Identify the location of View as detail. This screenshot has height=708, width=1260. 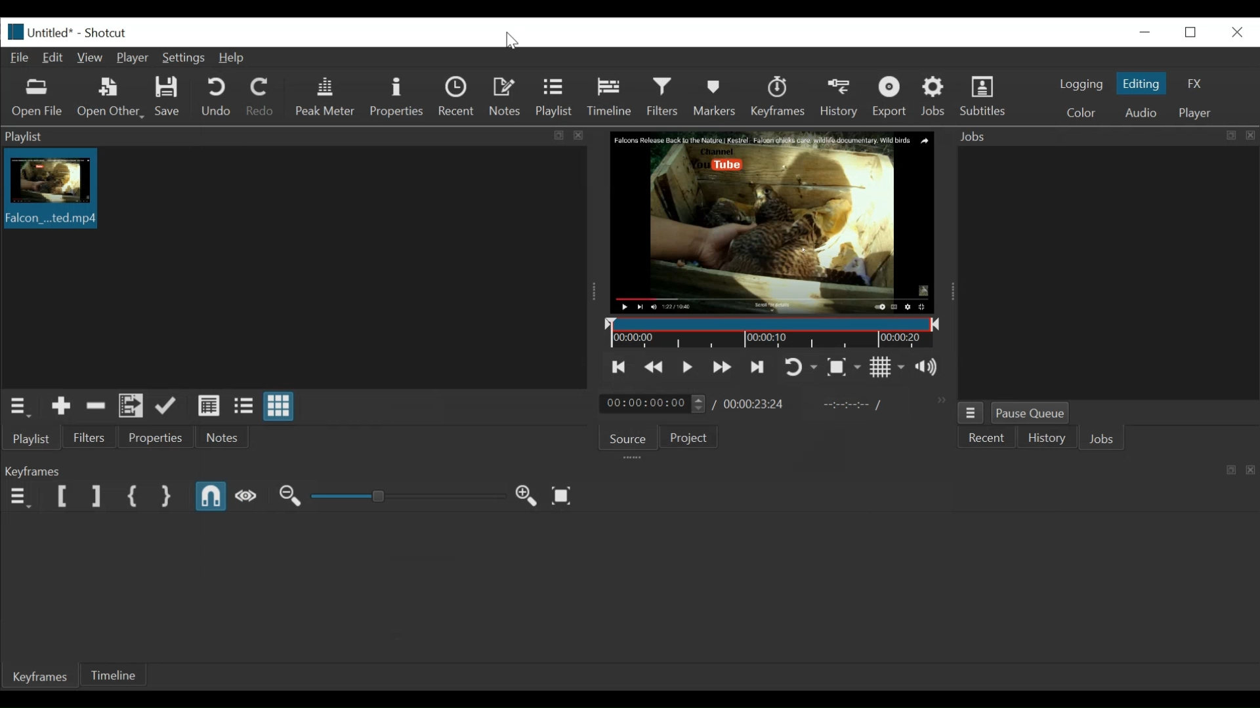
(208, 408).